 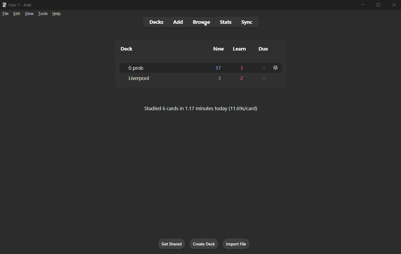 What do you see at coordinates (218, 68) in the screenshot?
I see `17` at bounding box center [218, 68].